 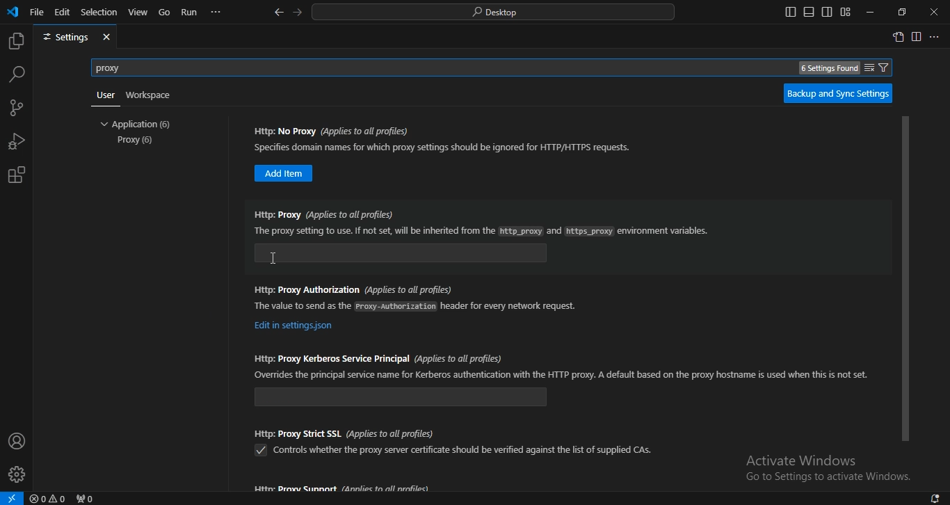 I want to click on https: proxy, so click(x=319, y=215).